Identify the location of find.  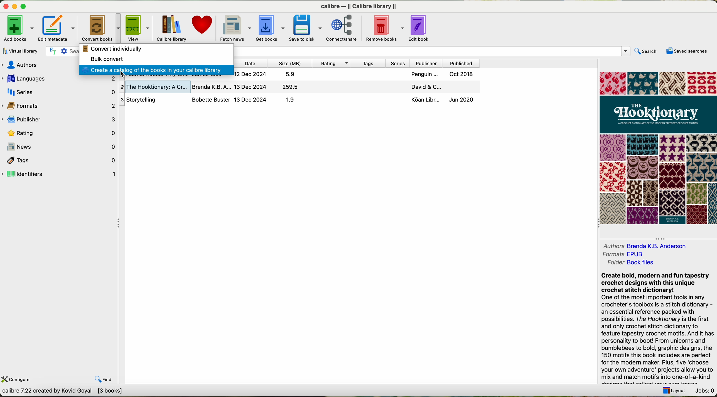
(104, 378).